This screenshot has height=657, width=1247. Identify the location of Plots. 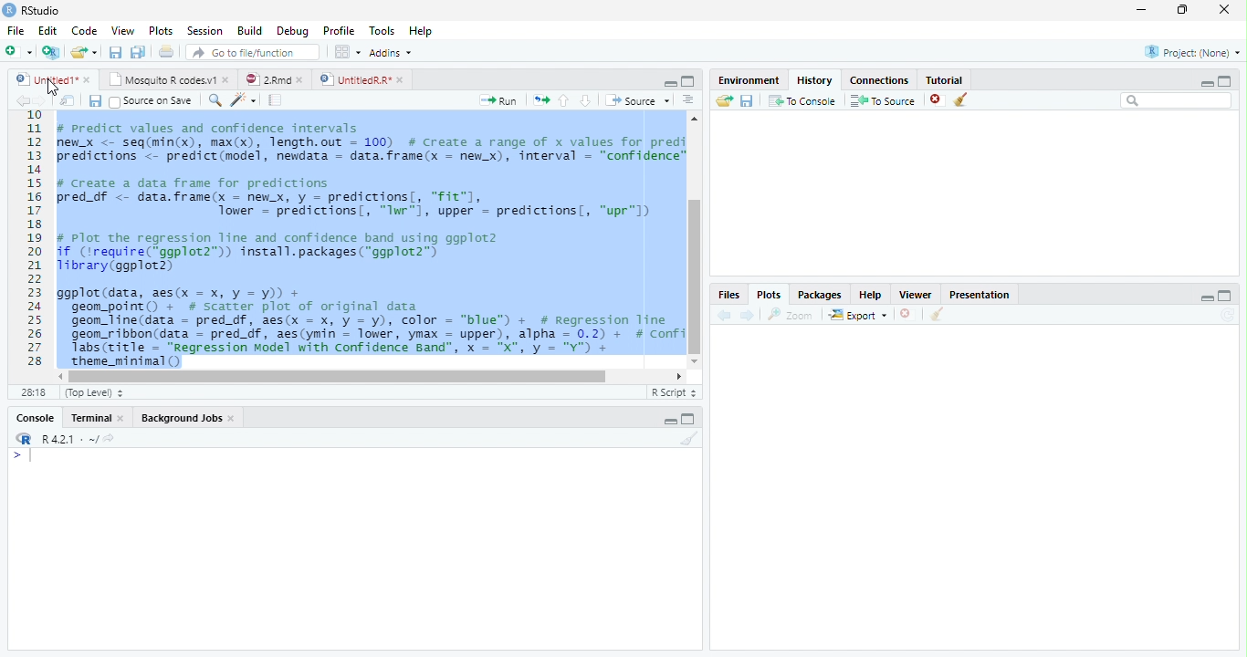
(162, 29).